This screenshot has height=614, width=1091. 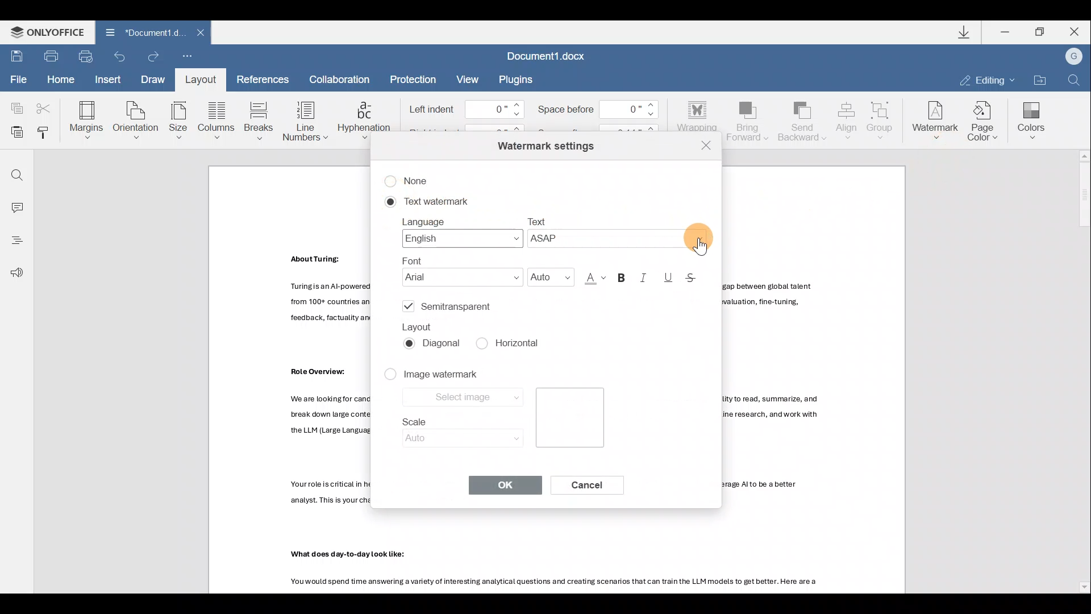 What do you see at coordinates (1073, 32) in the screenshot?
I see `Close` at bounding box center [1073, 32].